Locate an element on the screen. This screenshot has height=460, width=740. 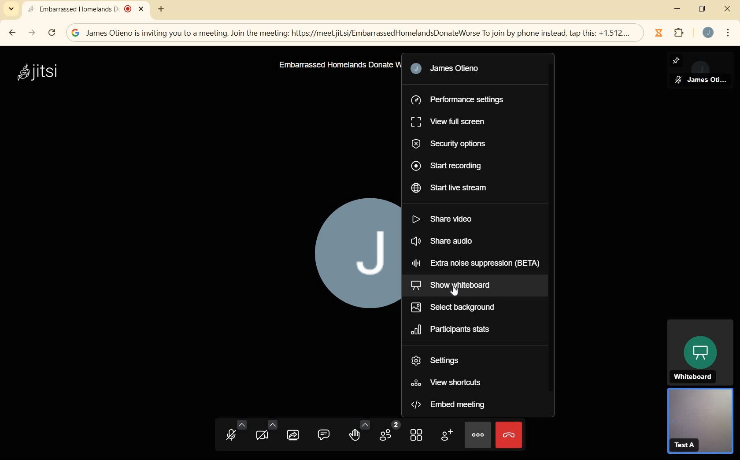
SHARE VIDEO is located at coordinates (446, 221).